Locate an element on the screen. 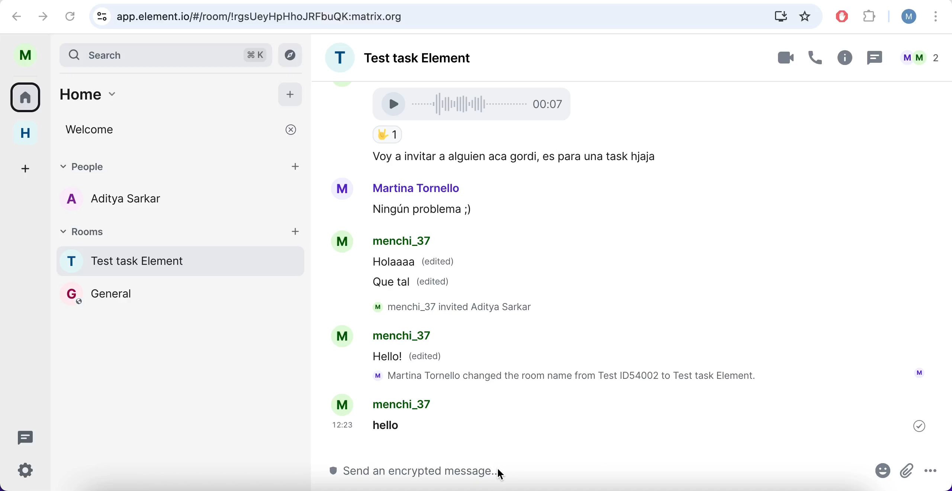 The image size is (952, 491). menchi_37 is located at coordinates (406, 404).